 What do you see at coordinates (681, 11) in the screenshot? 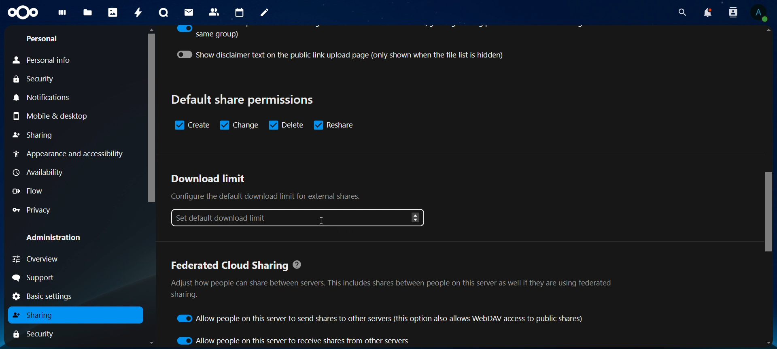
I see `search` at bounding box center [681, 11].